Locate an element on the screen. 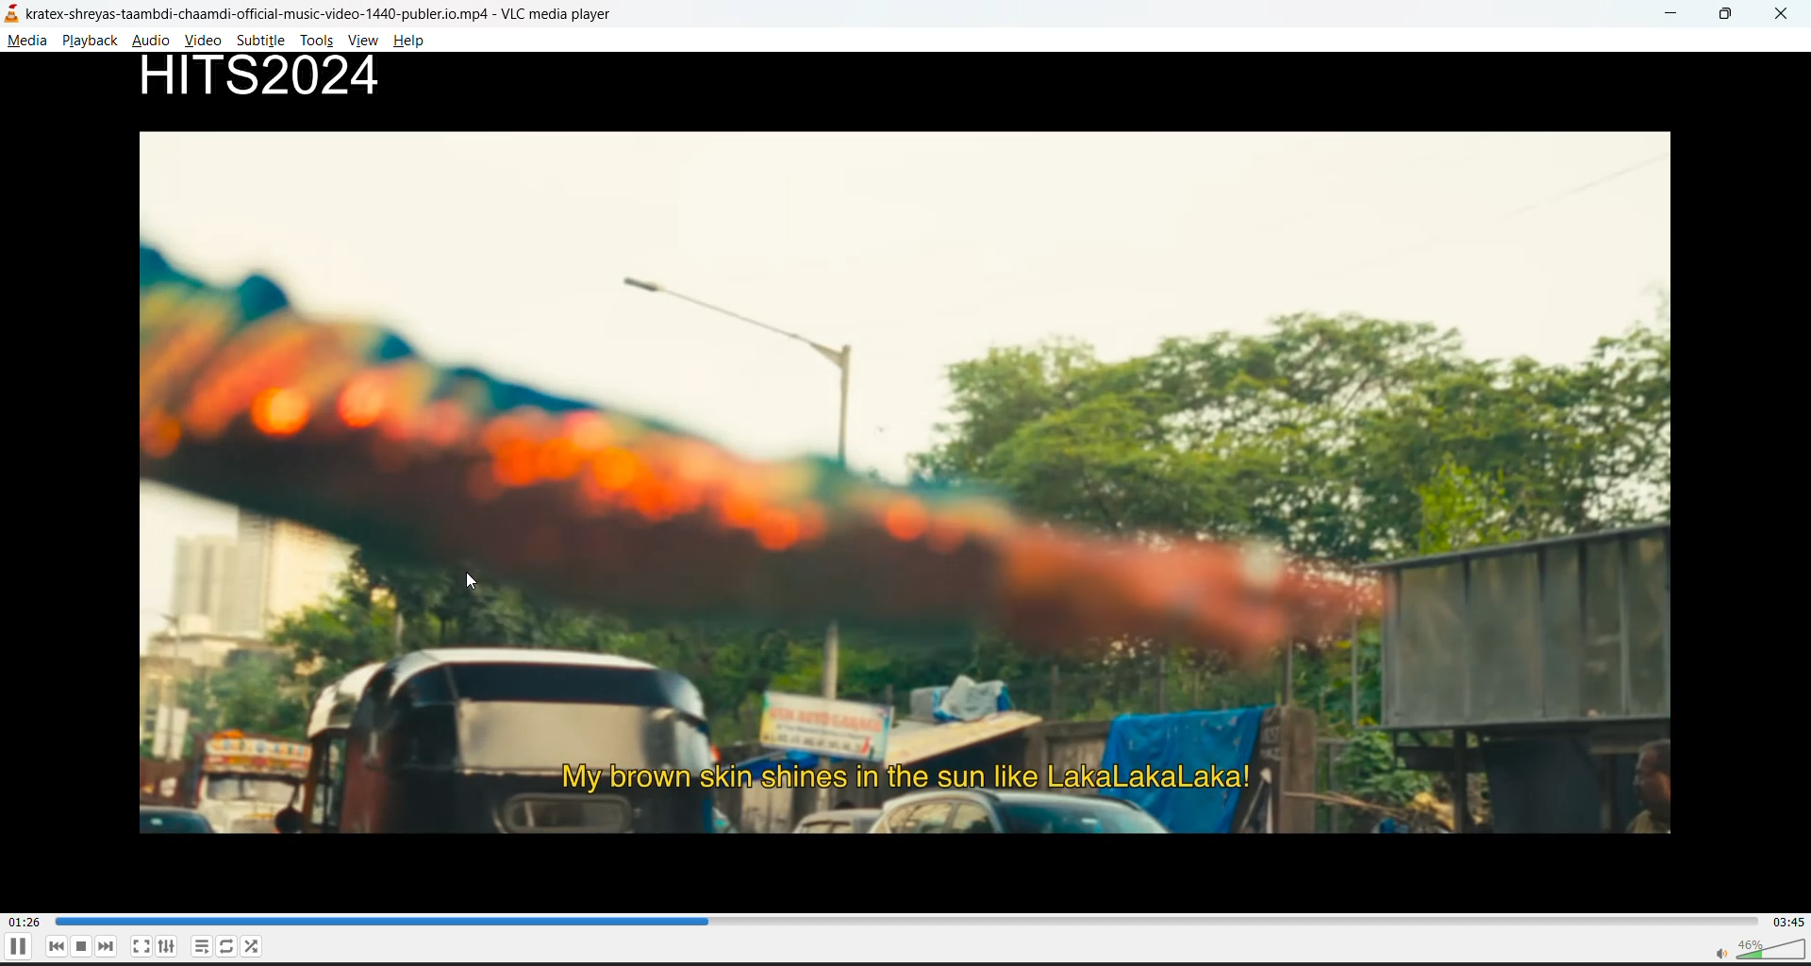 The height and width of the screenshot is (966, 1811). track and app name is located at coordinates (335, 11).